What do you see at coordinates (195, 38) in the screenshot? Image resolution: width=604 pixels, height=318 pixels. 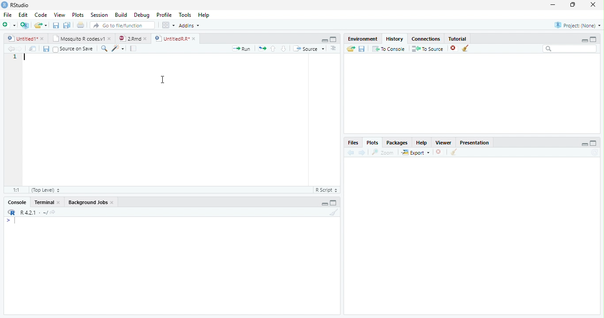 I see `close` at bounding box center [195, 38].